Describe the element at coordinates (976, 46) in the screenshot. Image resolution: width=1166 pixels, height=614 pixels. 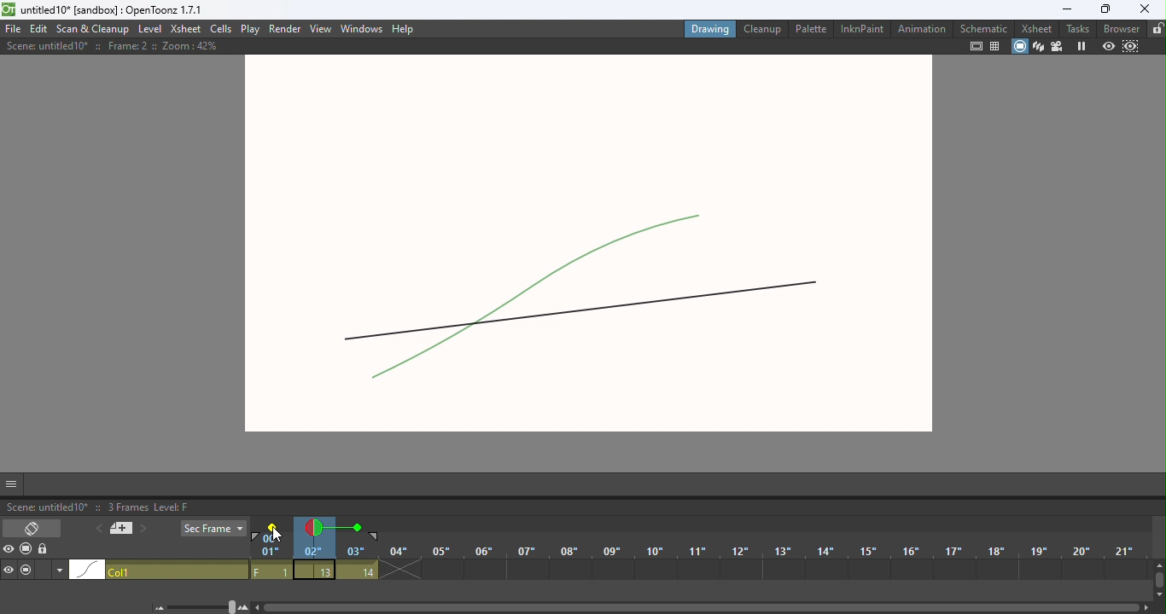
I see `safe area` at that location.